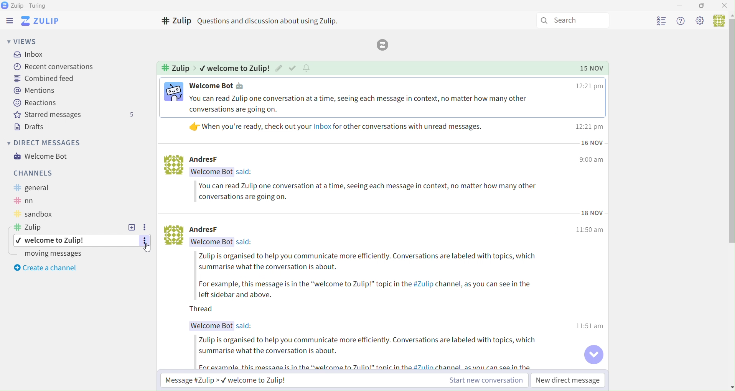 Image resolution: width=735 pixels, height=391 pixels. Describe the element at coordinates (205, 309) in the screenshot. I see `Text` at that location.